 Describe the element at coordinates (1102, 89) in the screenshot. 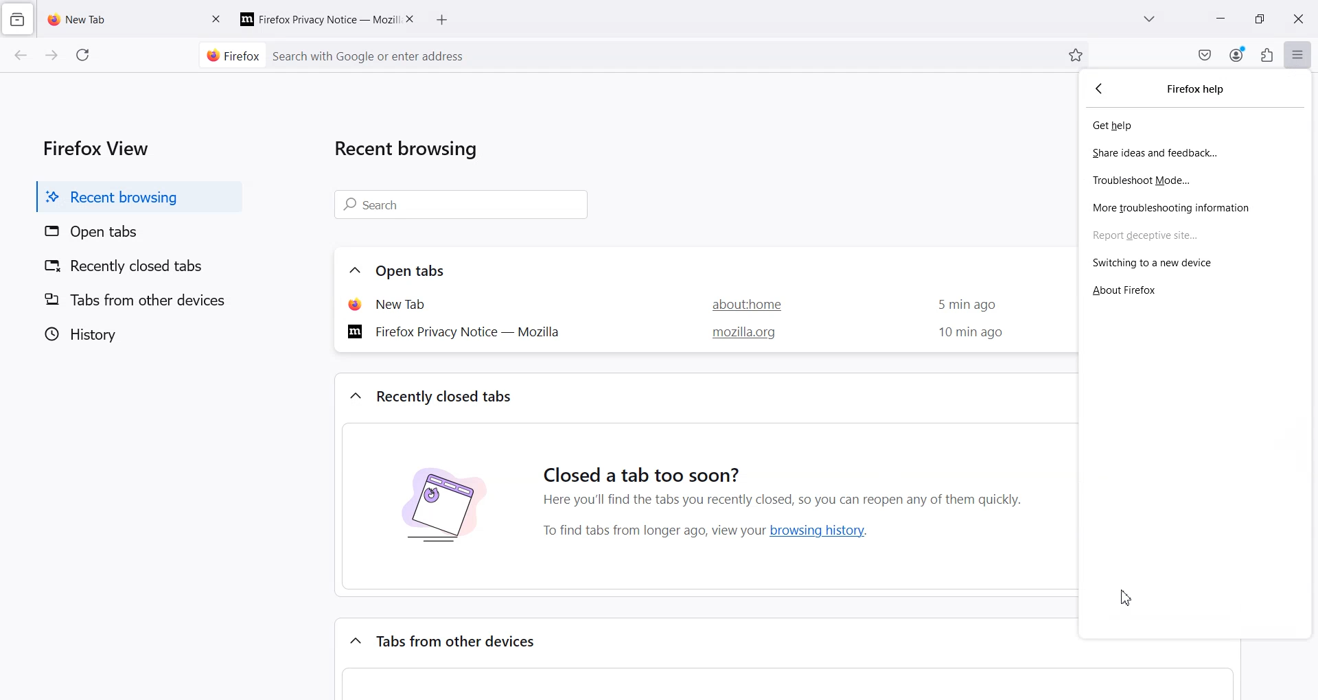

I see `Back` at that location.